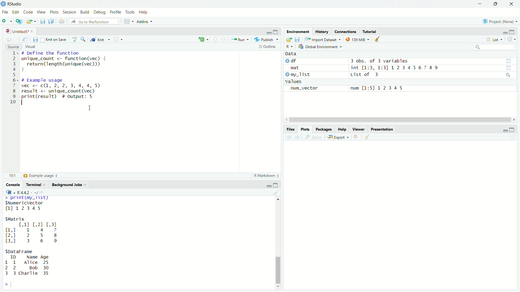  Describe the element at coordinates (43, 21) in the screenshot. I see `save` at that location.